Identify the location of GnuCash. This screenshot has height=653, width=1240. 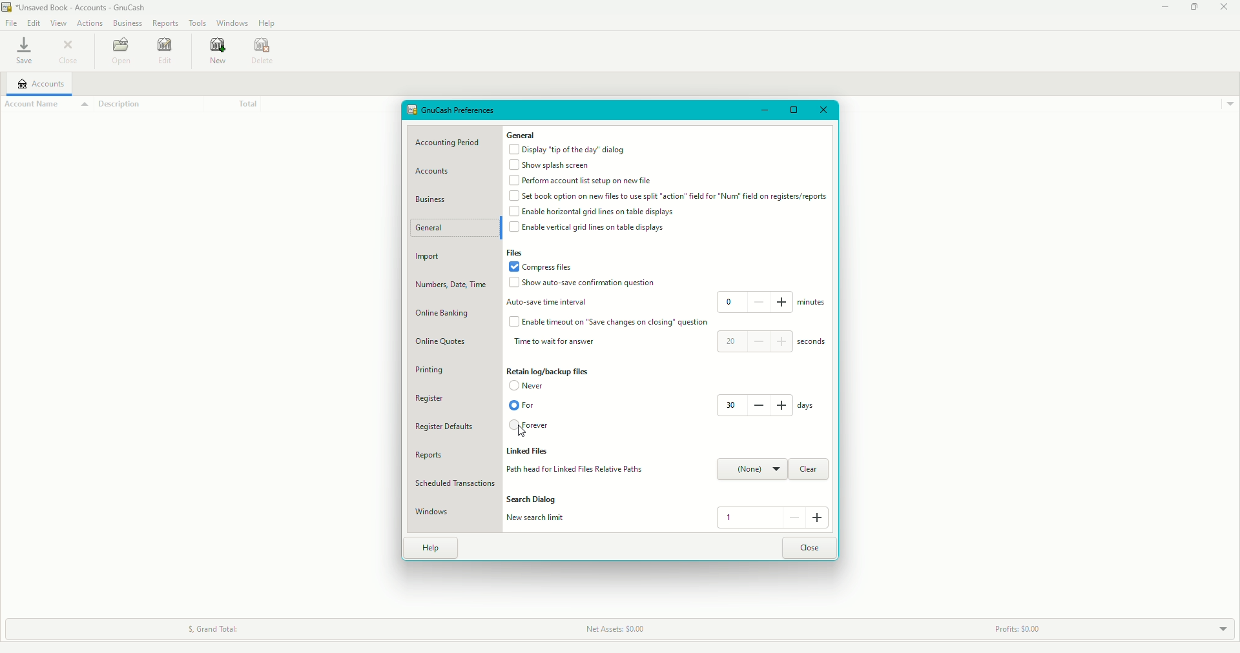
(74, 8).